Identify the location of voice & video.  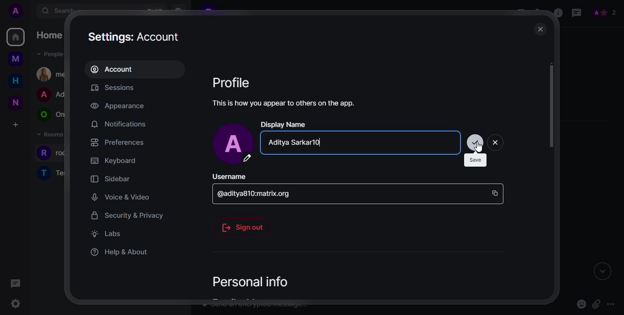
(118, 197).